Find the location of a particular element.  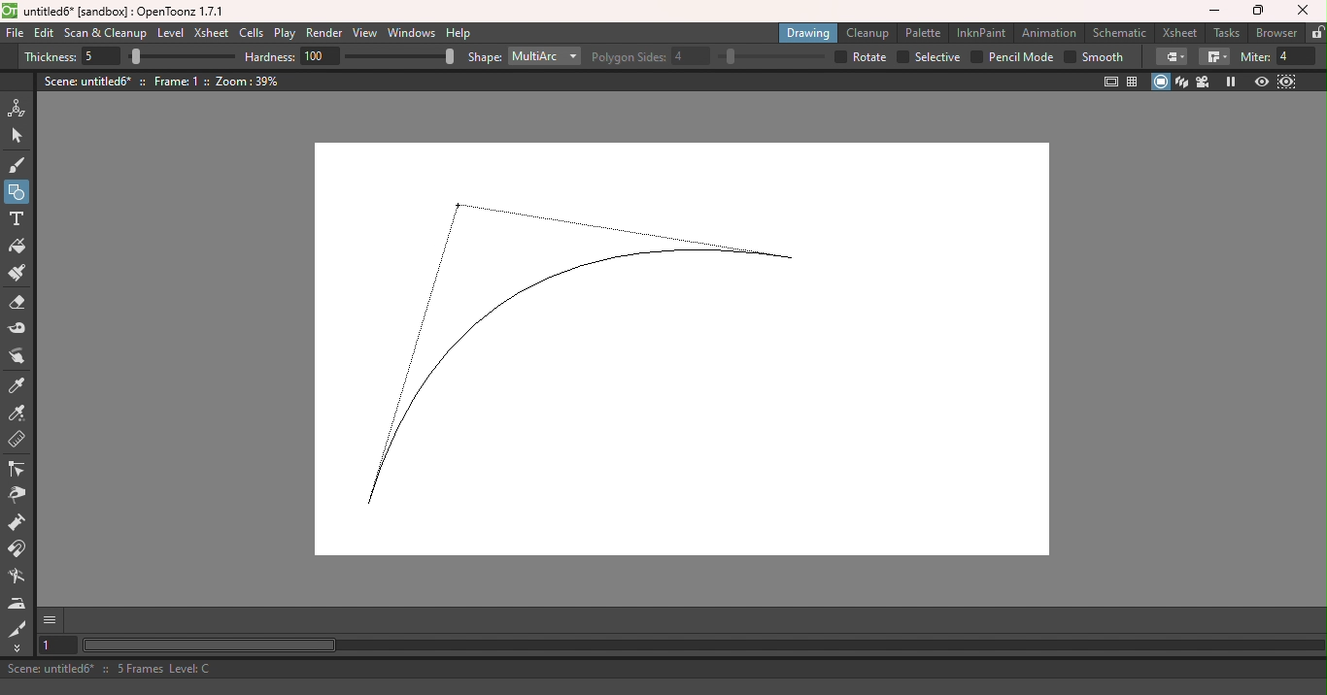

Cutter tool is located at coordinates (15, 627).